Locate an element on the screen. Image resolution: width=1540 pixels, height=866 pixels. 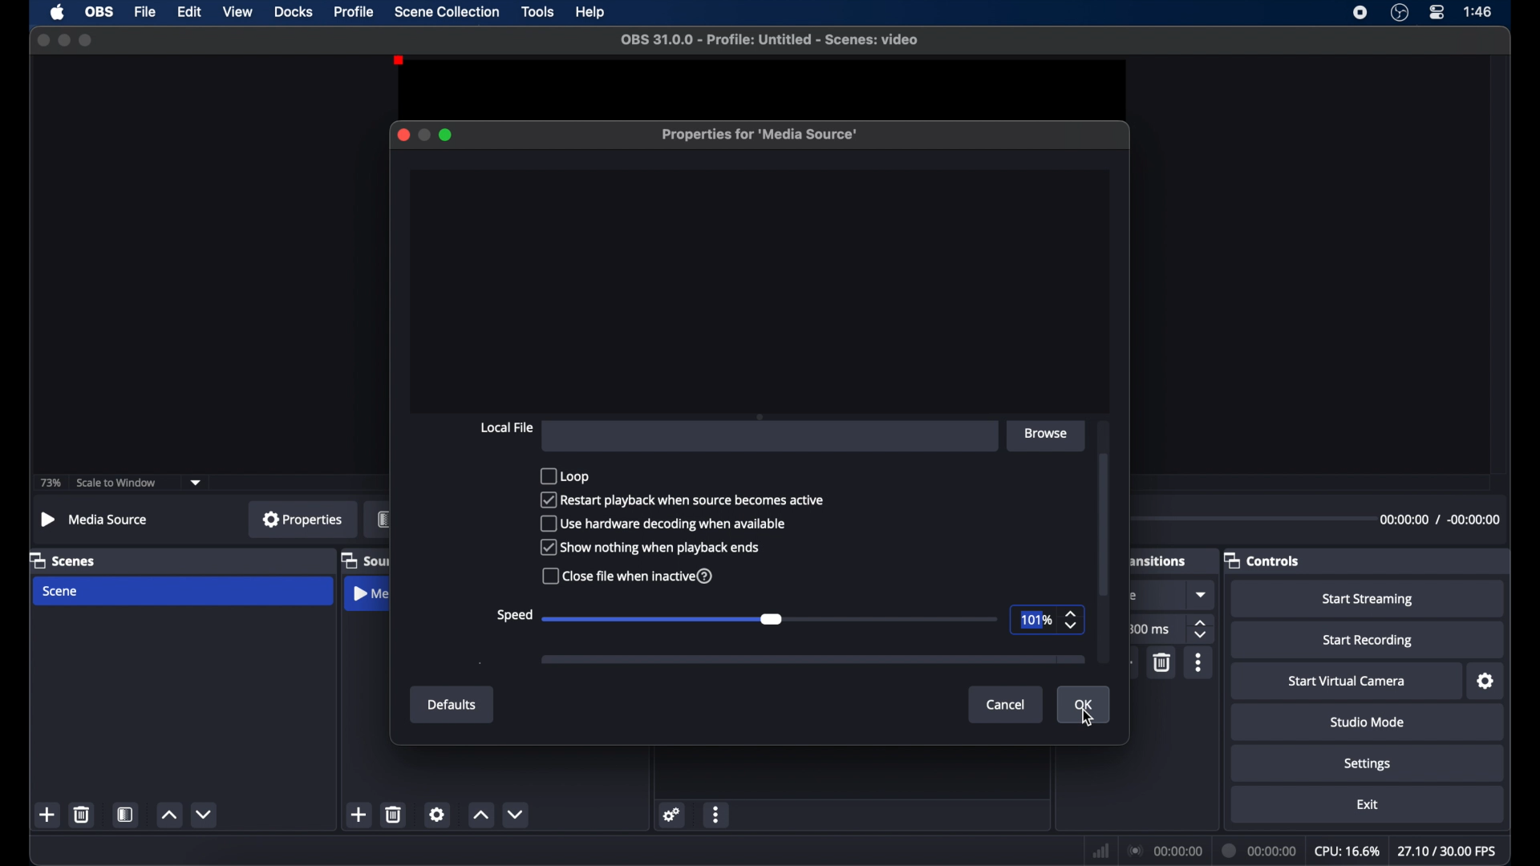
local file is located at coordinates (506, 428).